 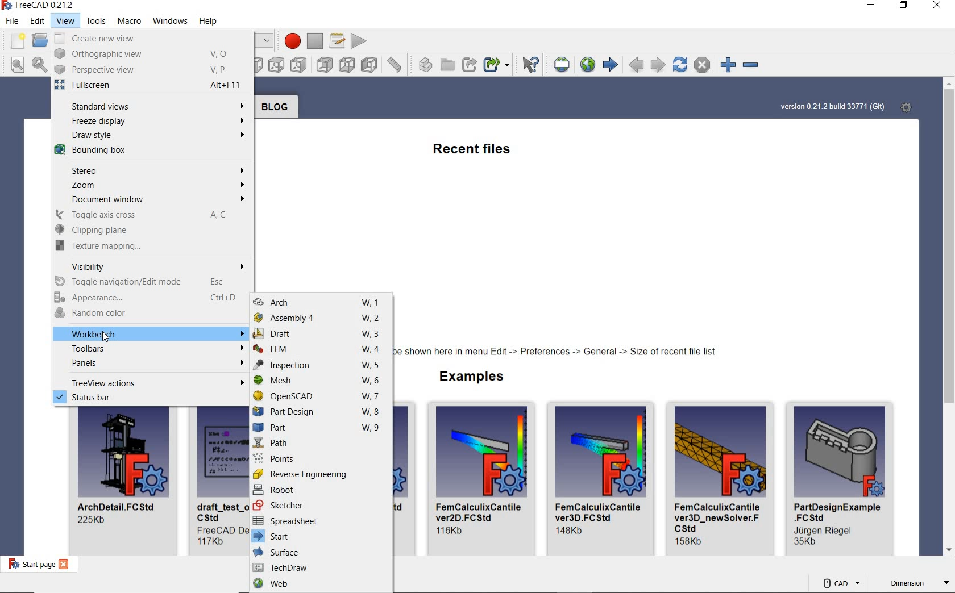 I want to click on orthographic view, so click(x=151, y=55).